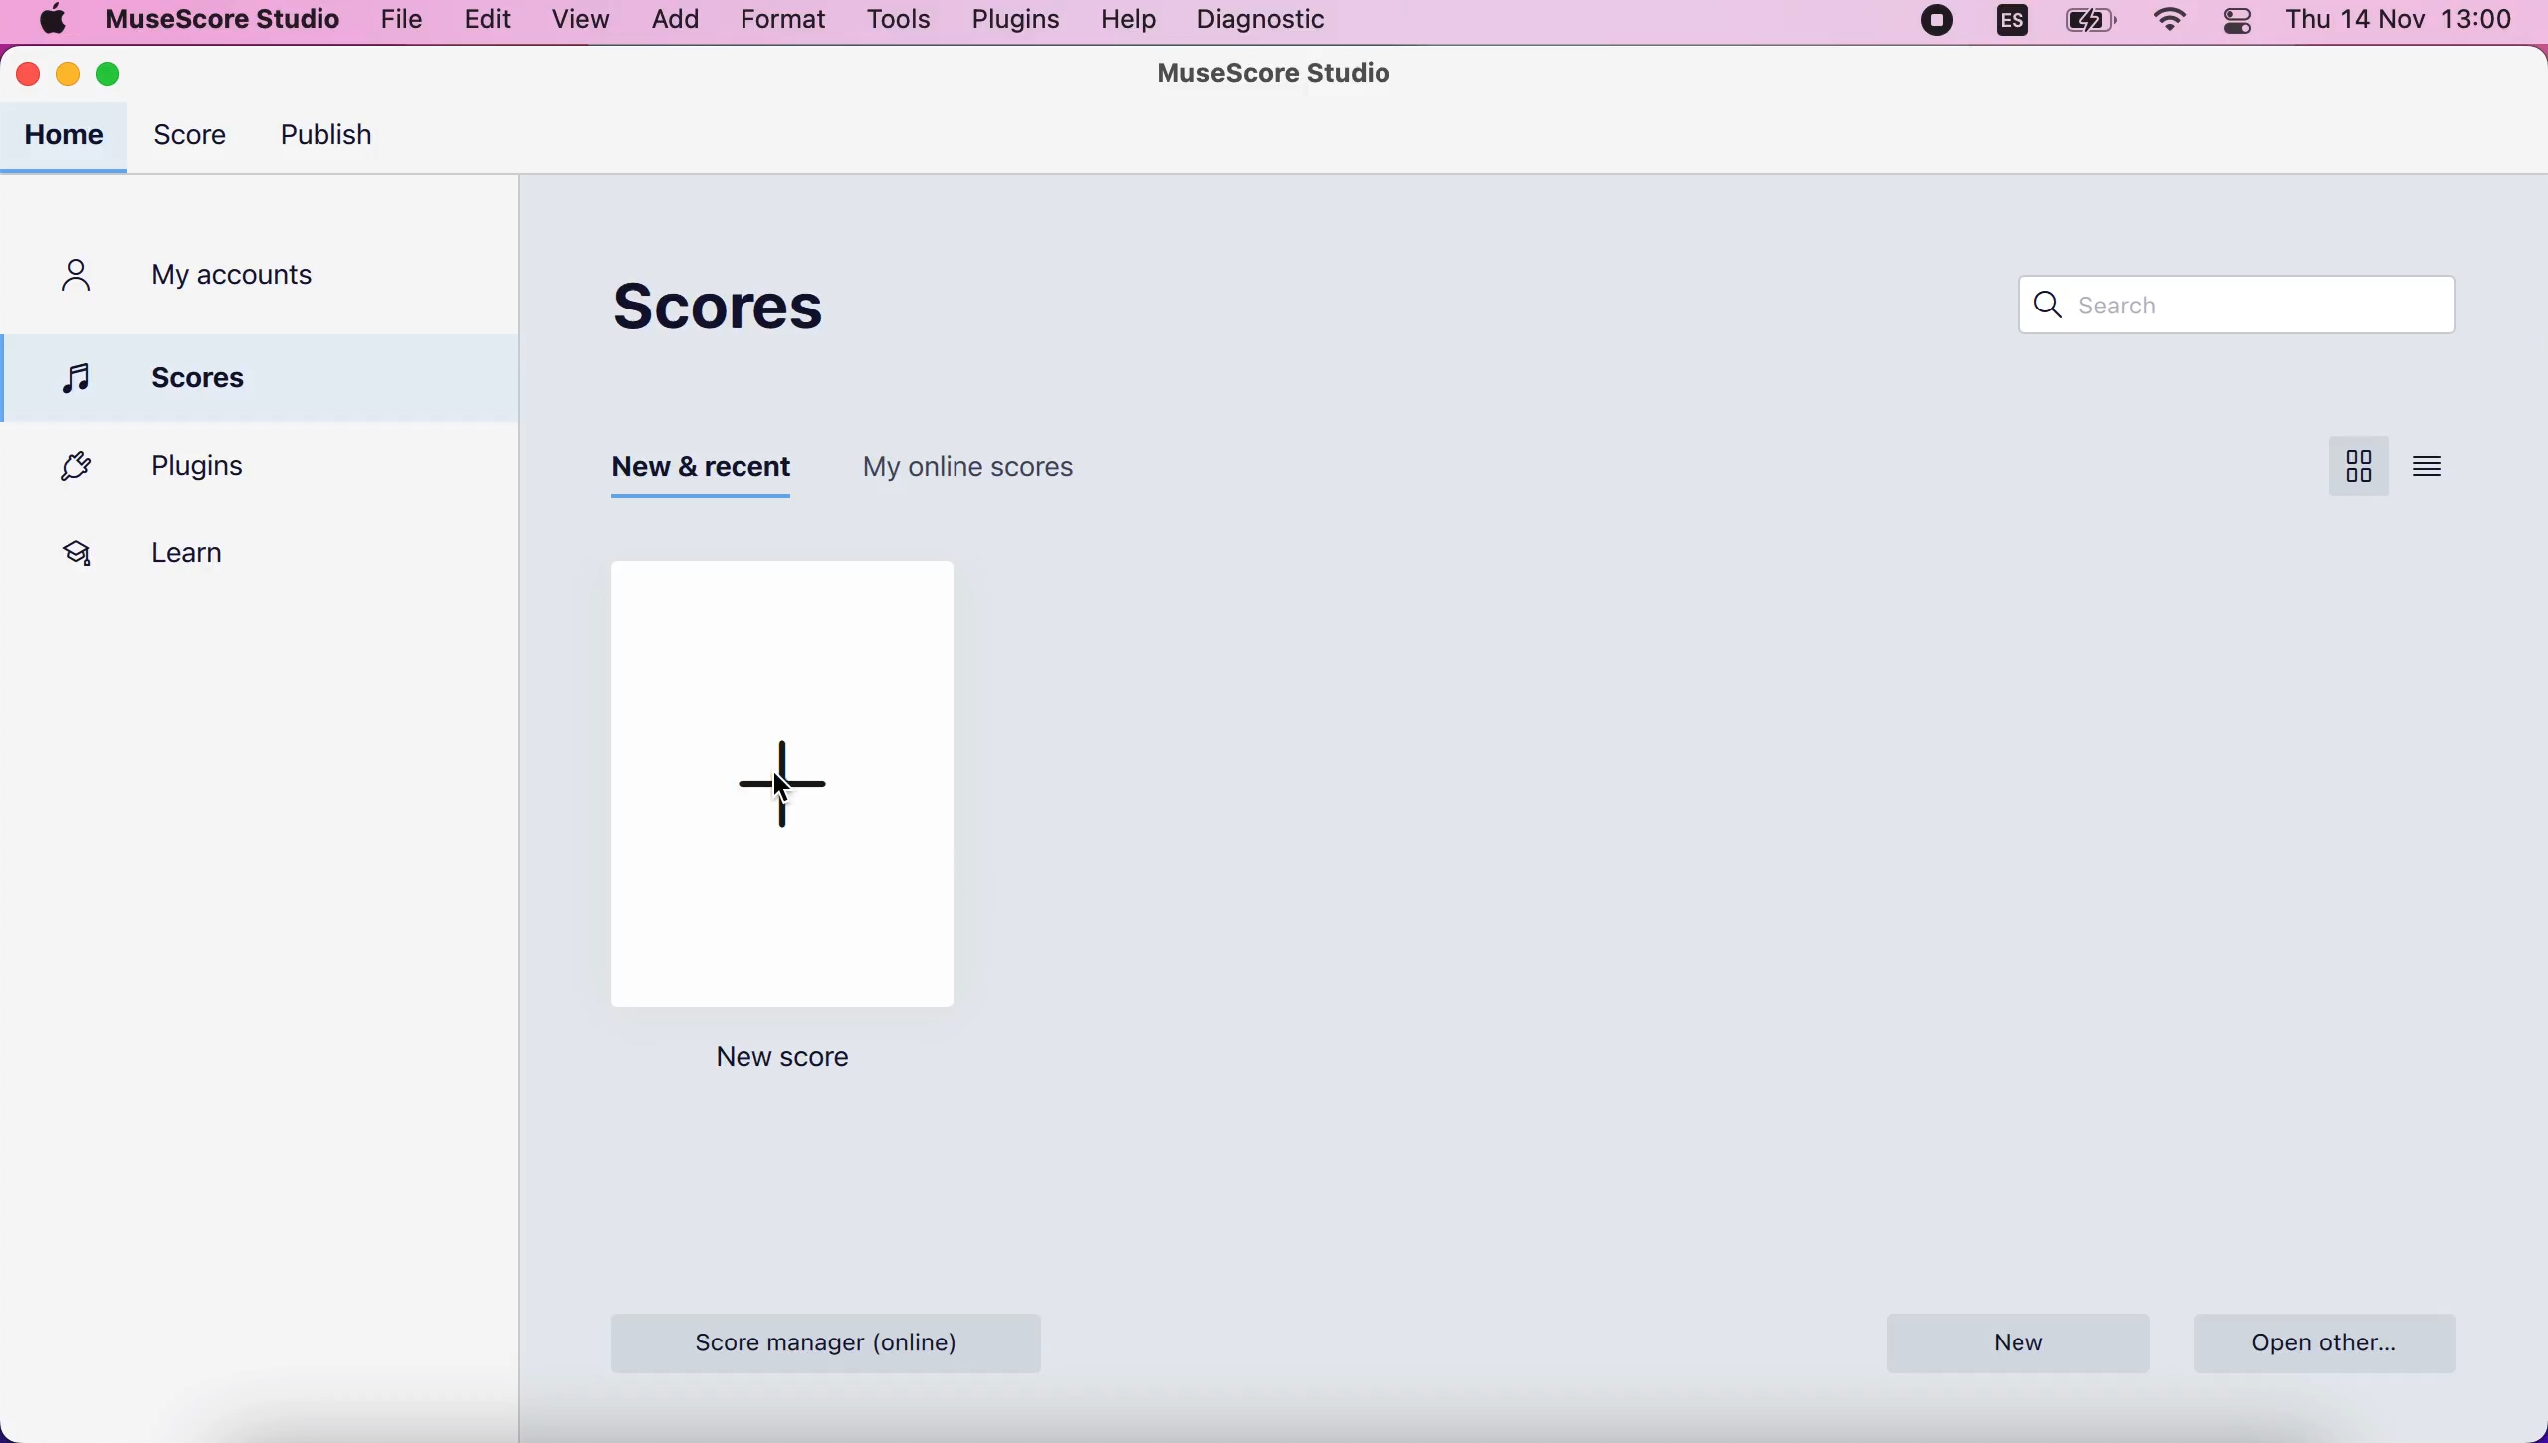  Describe the element at coordinates (1011, 23) in the screenshot. I see `plugins` at that location.